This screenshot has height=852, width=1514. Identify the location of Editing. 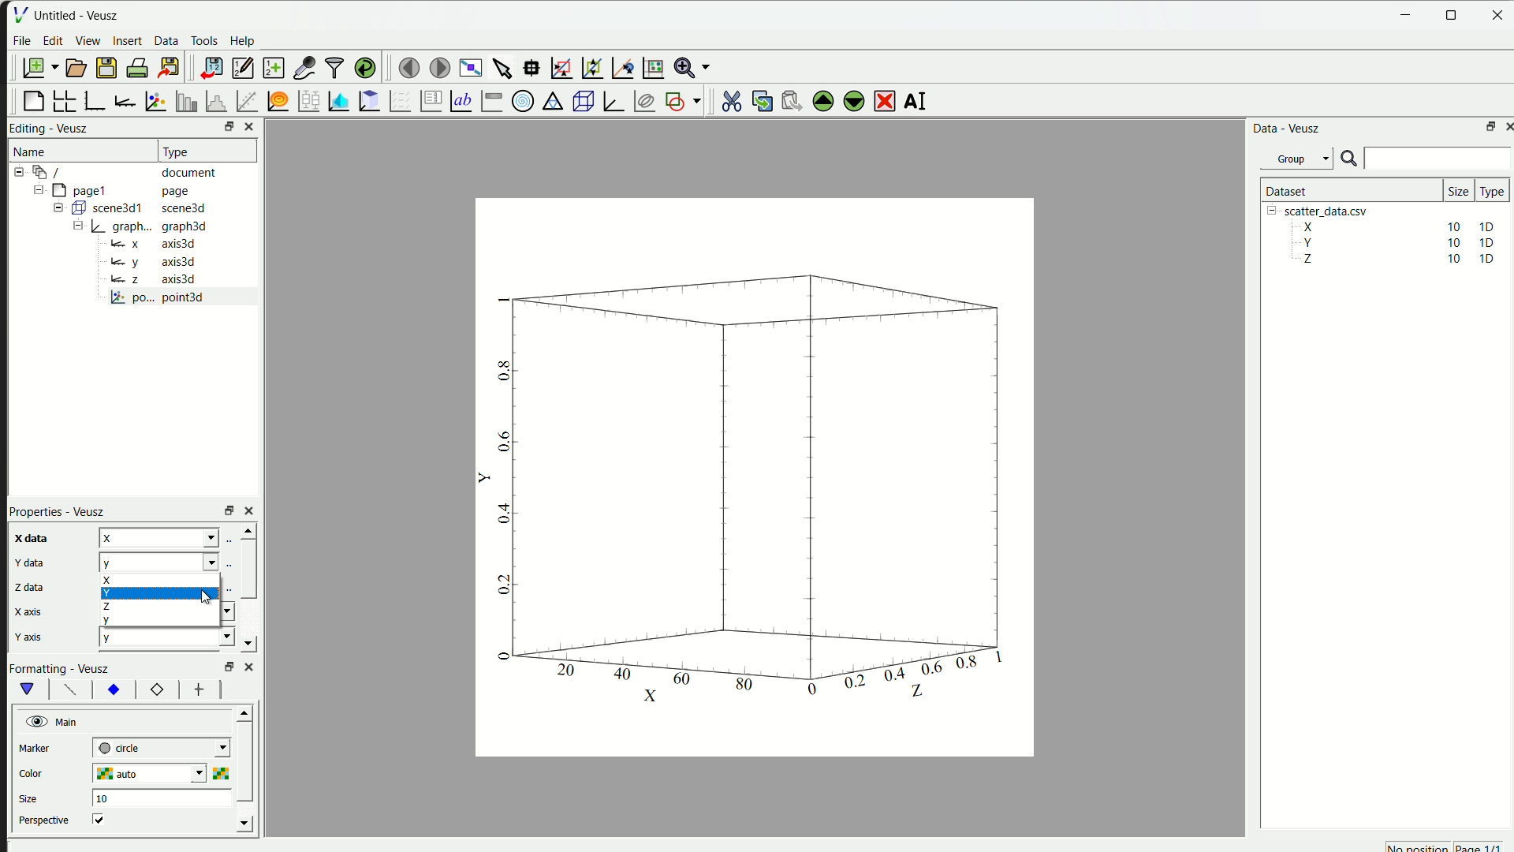
(28, 127).